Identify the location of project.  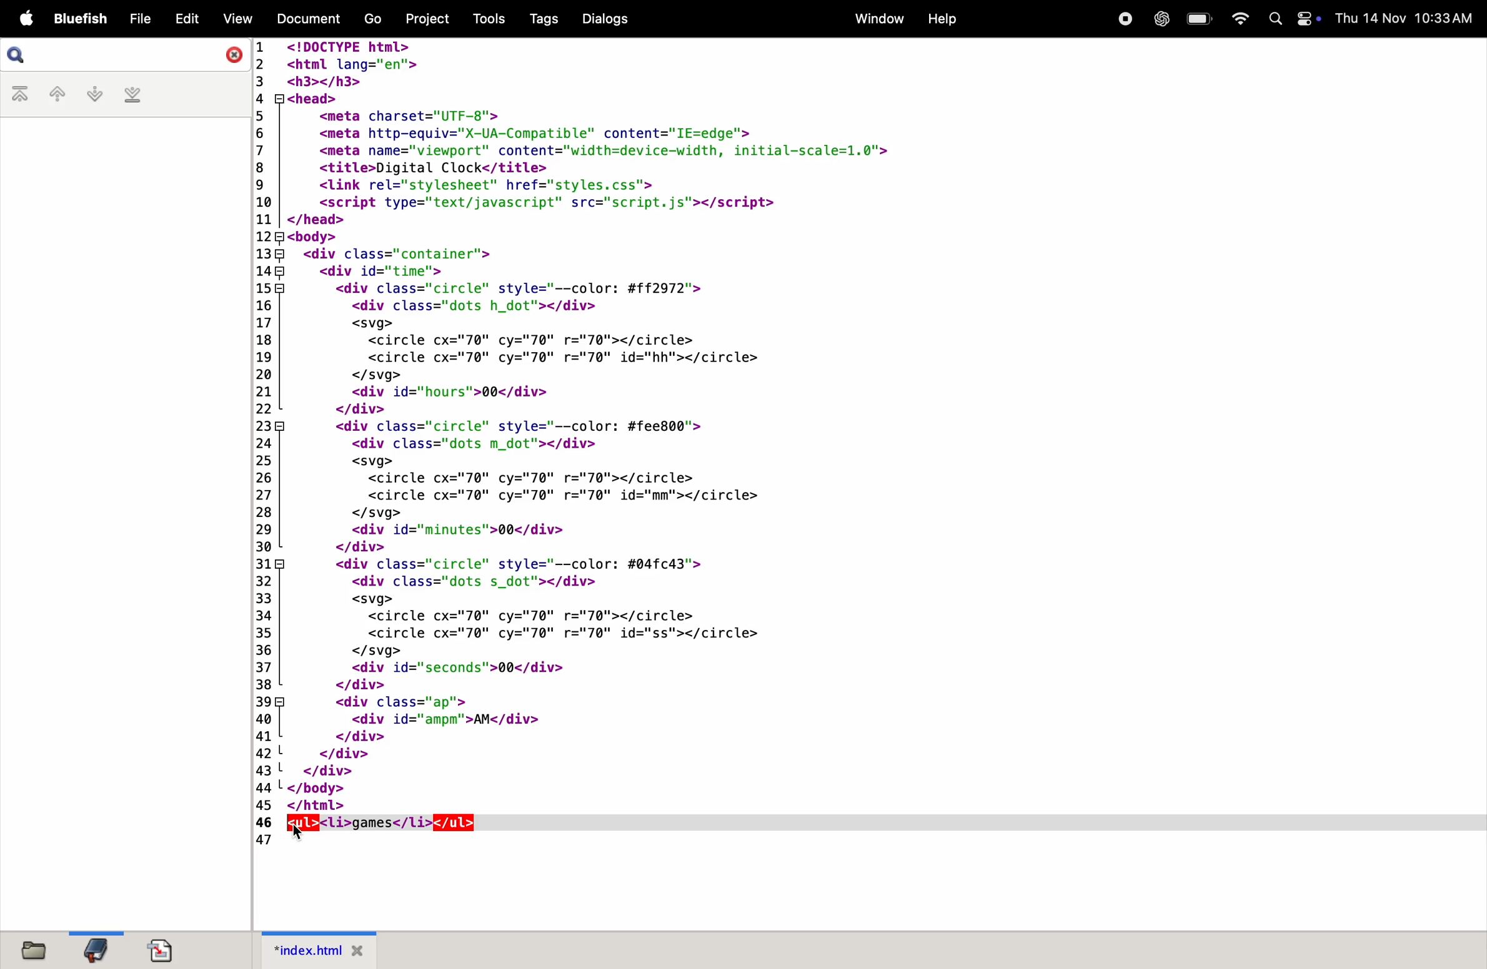
(429, 19).